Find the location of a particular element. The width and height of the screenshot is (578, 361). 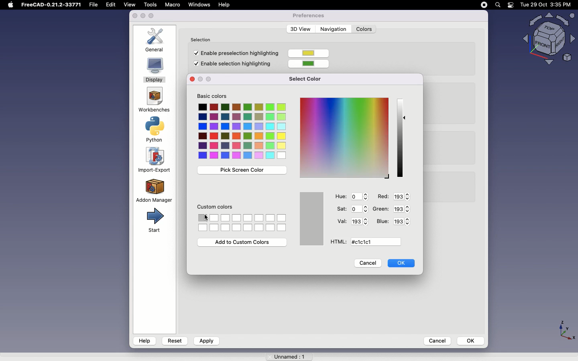

Workbenches is located at coordinates (153, 100).